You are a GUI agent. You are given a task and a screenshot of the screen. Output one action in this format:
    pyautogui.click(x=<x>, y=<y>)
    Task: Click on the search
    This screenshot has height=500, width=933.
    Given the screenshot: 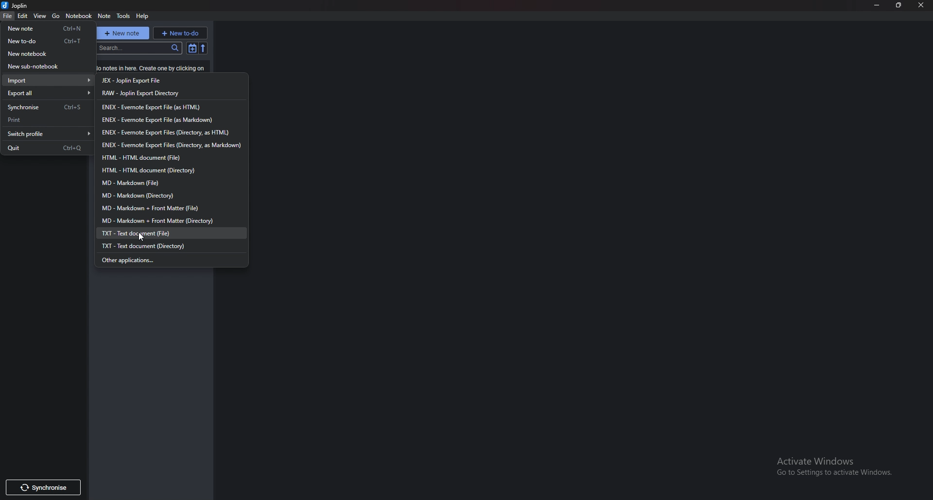 What is the action you would take?
    pyautogui.click(x=139, y=49)
    